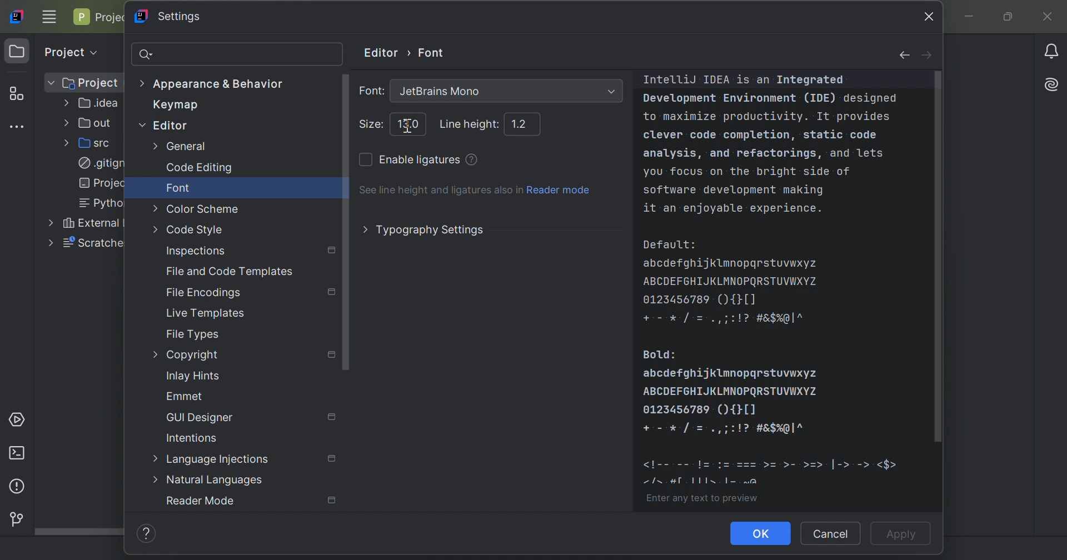  Describe the element at coordinates (332, 292) in the screenshot. I see `Settings marked with this icon are only applied to the current project. Non-marked settings are applied to all projects.` at that location.